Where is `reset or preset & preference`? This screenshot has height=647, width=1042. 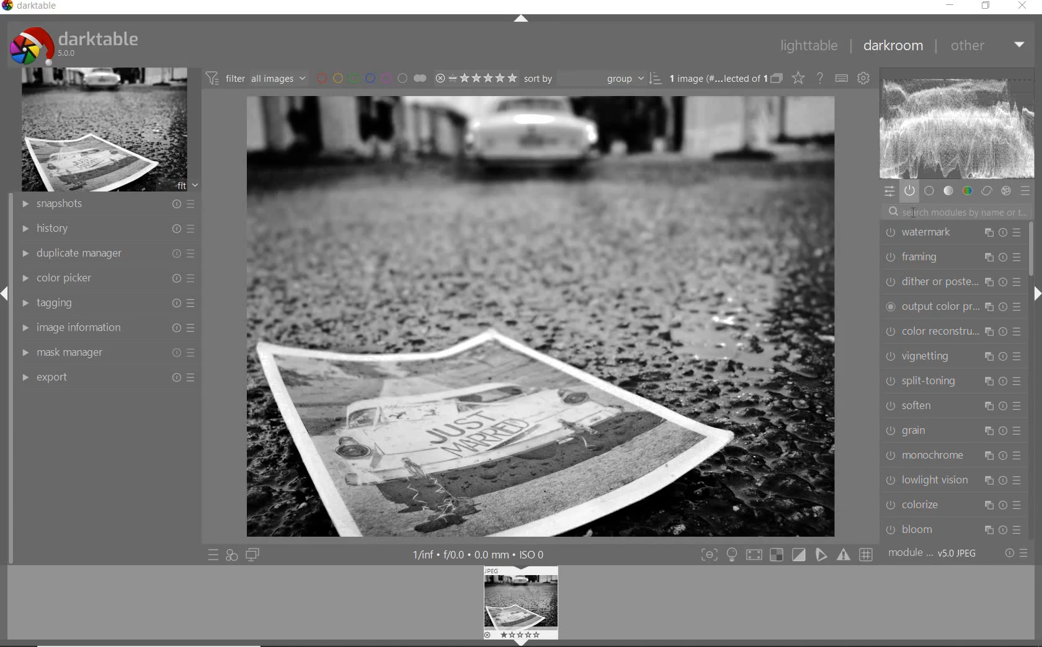
reset or preset & preference is located at coordinates (1013, 555).